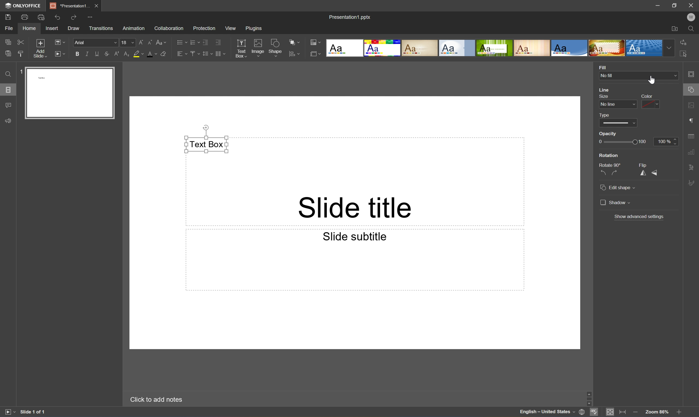  I want to click on Insert columns, so click(221, 55).